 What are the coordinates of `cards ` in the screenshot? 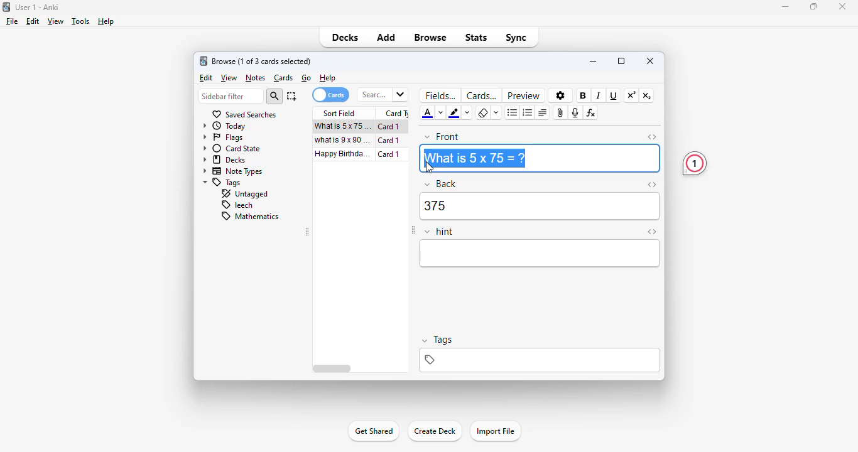 It's located at (481, 96).